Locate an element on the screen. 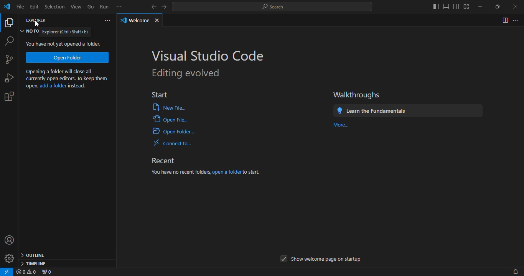 This screenshot has height=276, width=524. show welcome page on startup is located at coordinates (321, 260).